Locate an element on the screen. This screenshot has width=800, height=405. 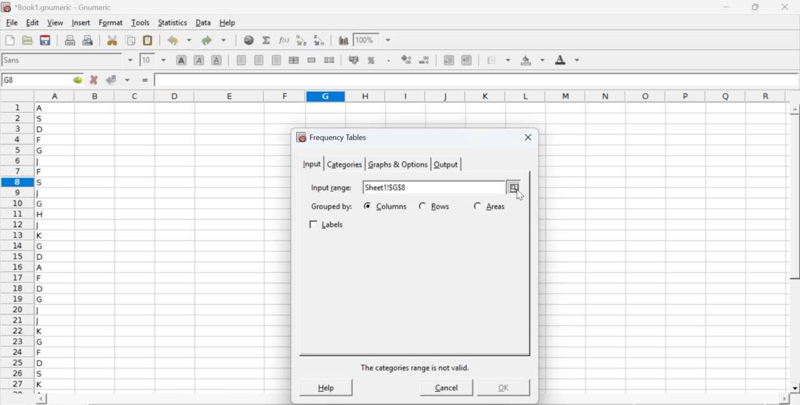
split merged ranges of cells is located at coordinates (329, 59).